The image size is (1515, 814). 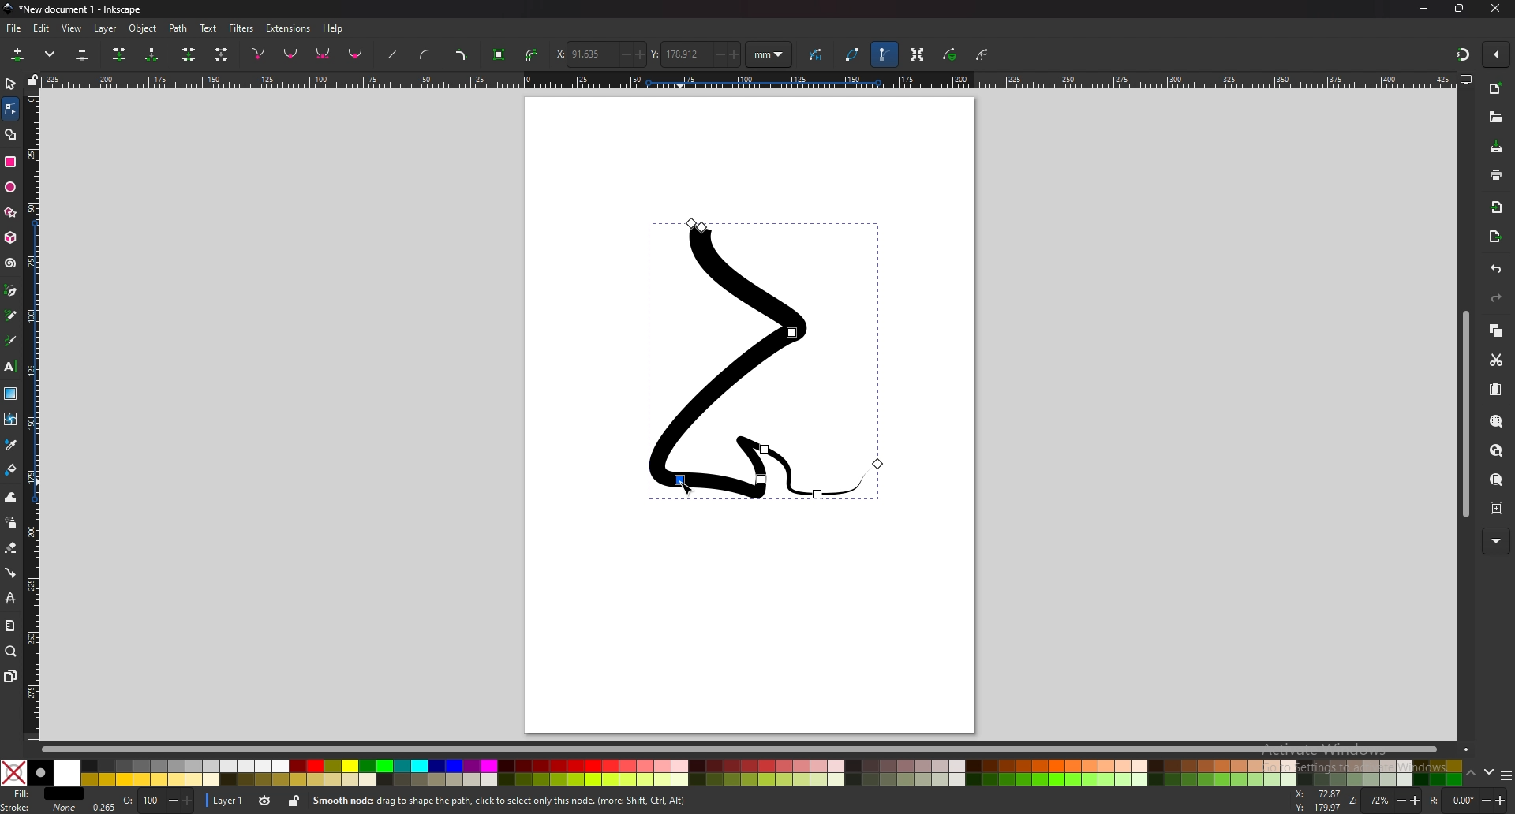 What do you see at coordinates (749, 749) in the screenshot?
I see `scroll bar` at bounding box center [749, 749].